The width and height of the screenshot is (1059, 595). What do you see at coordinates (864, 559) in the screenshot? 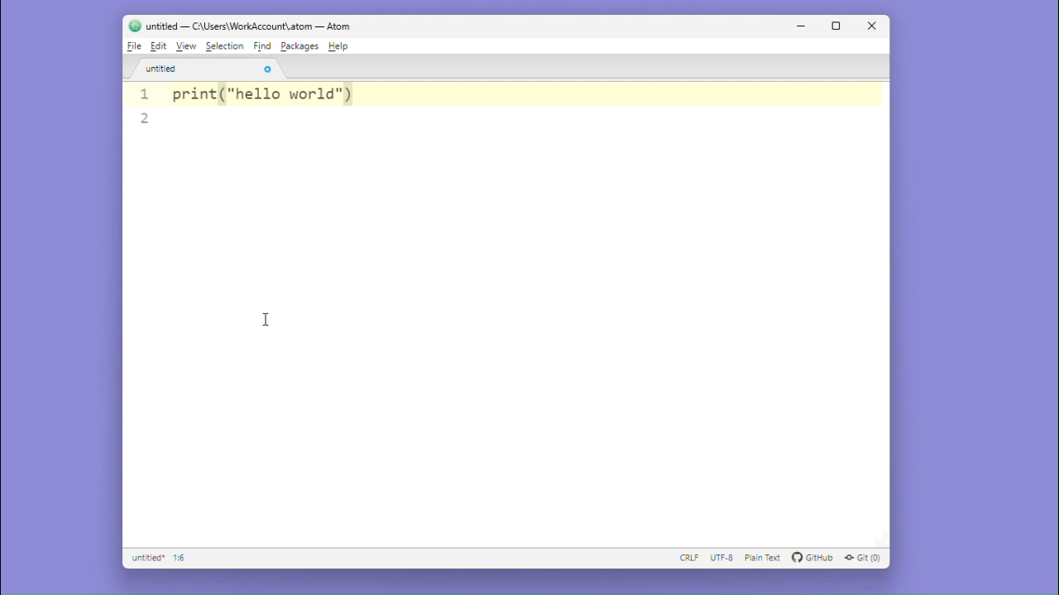
I see `Git (0)` at bounding box center [864, 559].